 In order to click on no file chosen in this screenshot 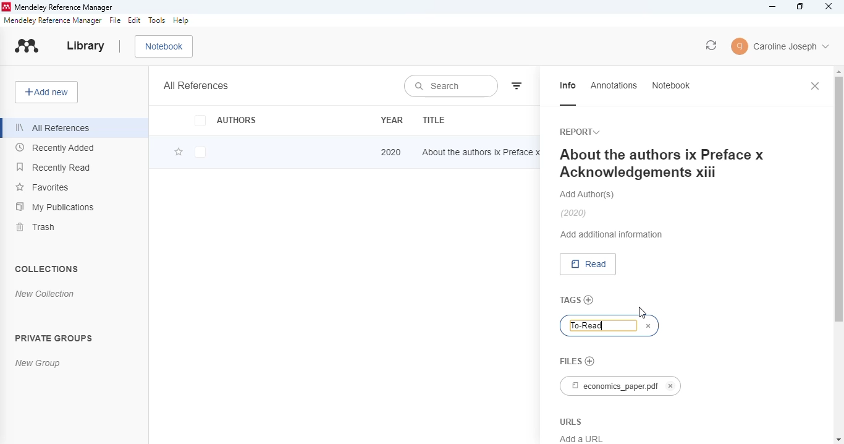, I will do `click(589, 361)`.